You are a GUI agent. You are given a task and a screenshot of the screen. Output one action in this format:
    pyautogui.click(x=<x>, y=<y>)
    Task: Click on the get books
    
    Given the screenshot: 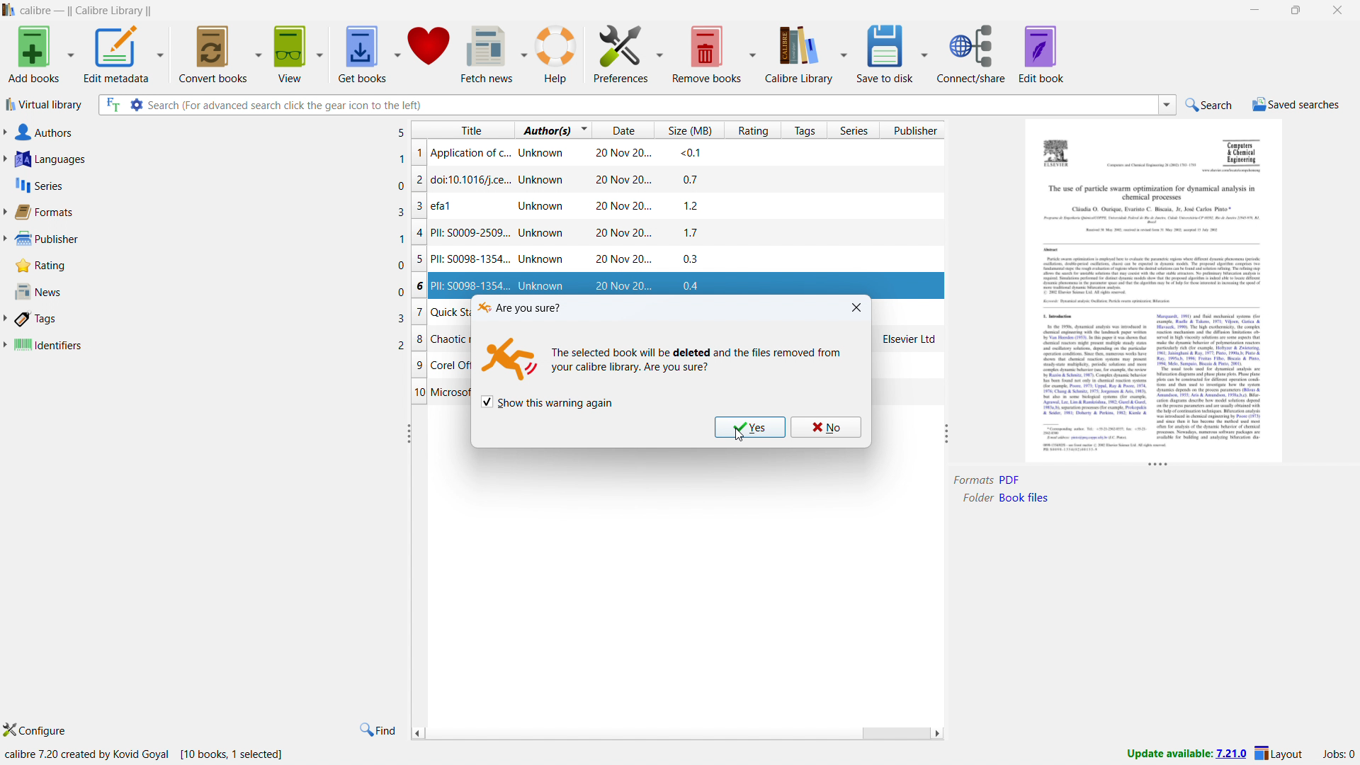 What is the action you would take?
    pyautogui.click(x=362, y=52)
    